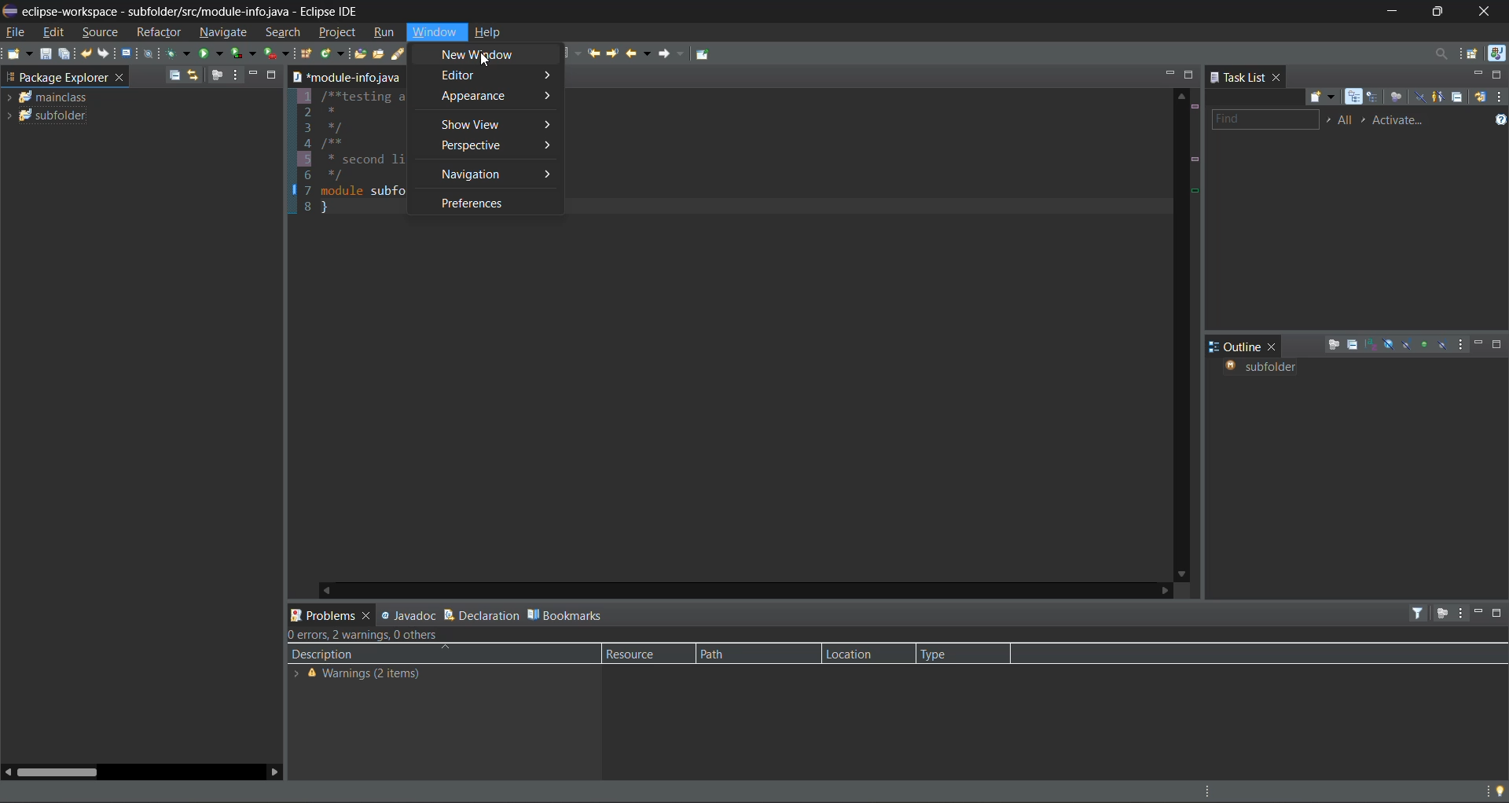 The width and height of the screenshot is (1509, 803). I want to click on close, so click(366, 618).